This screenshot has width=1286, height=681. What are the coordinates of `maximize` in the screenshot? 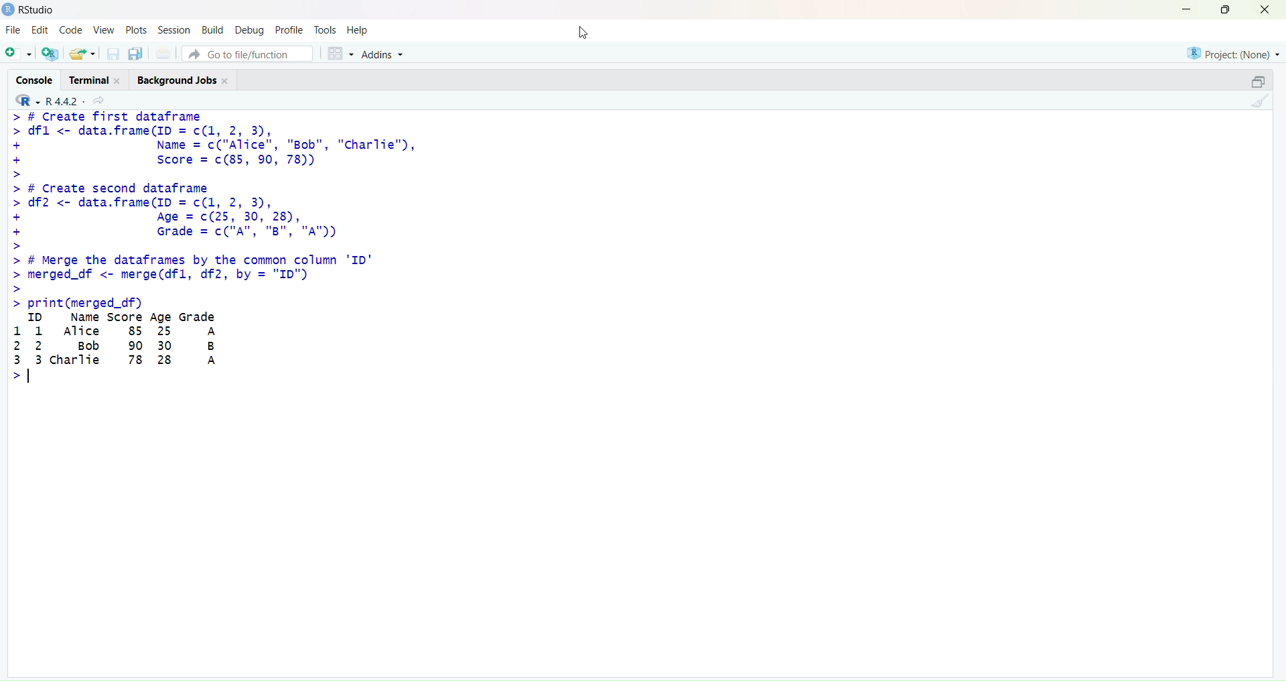 It's located at (1258, 80).